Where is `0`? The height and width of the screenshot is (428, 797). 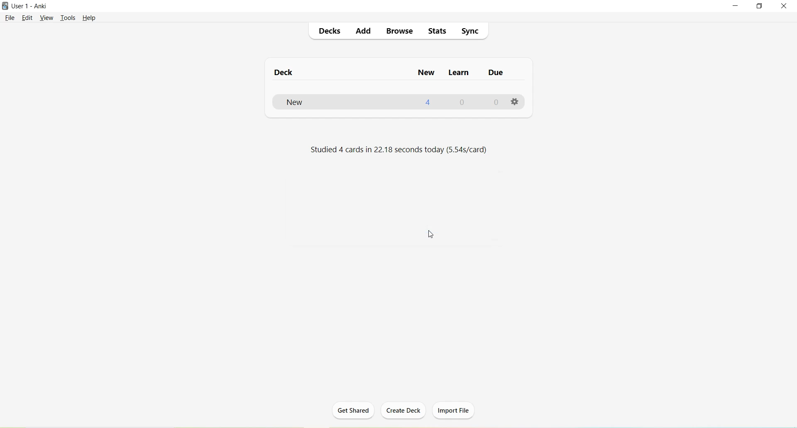
0 is located at coordinates (462, 102).